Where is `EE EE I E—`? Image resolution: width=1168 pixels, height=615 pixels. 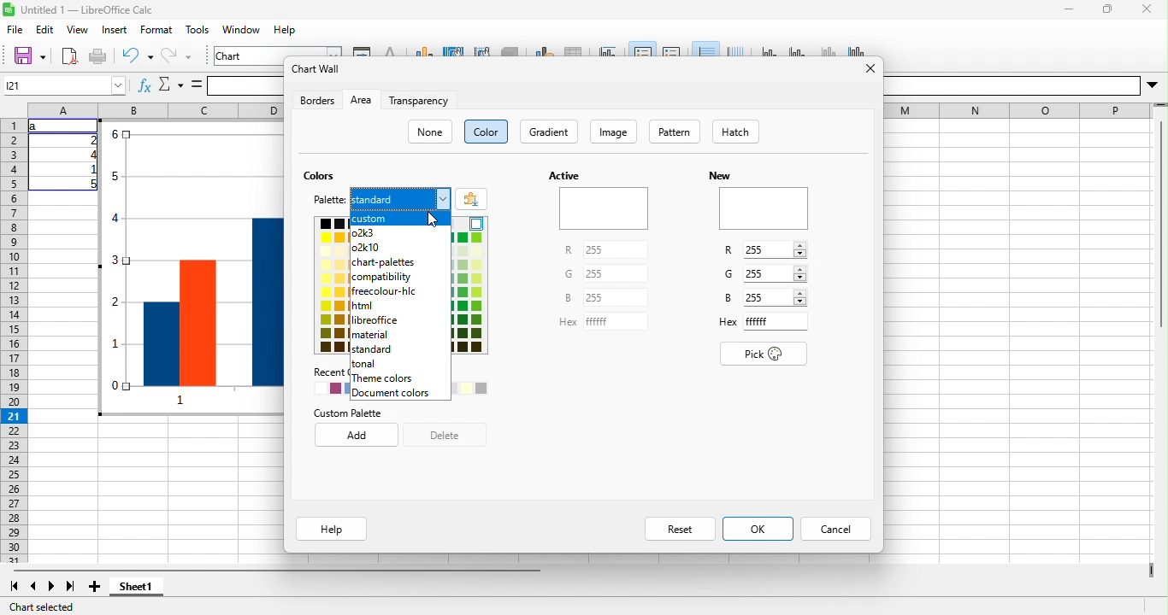 EE EE I E— is located at coordinates (1018, 111).